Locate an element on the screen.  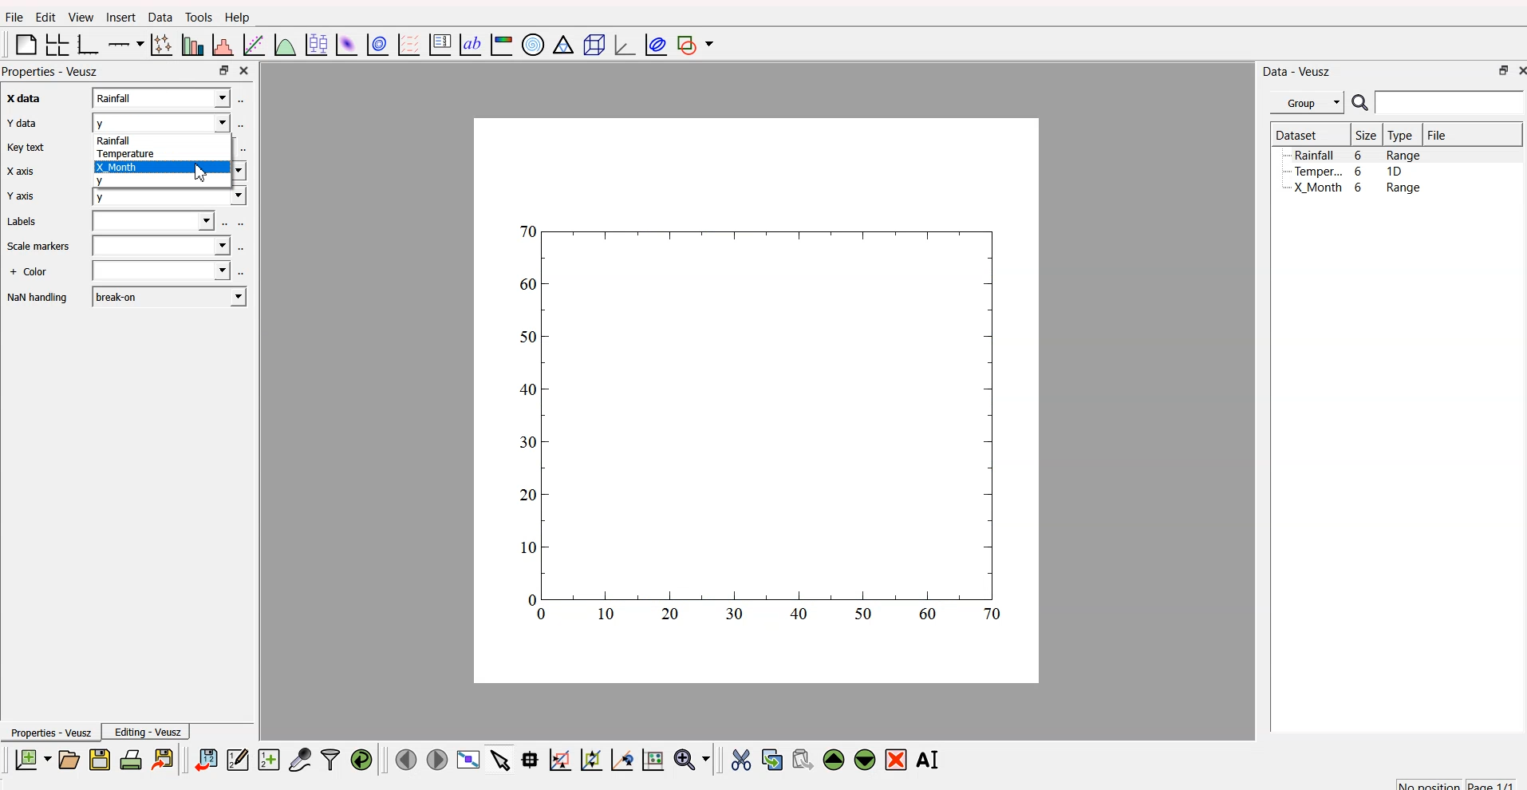
maximize is located at coordinates (1499, 73).